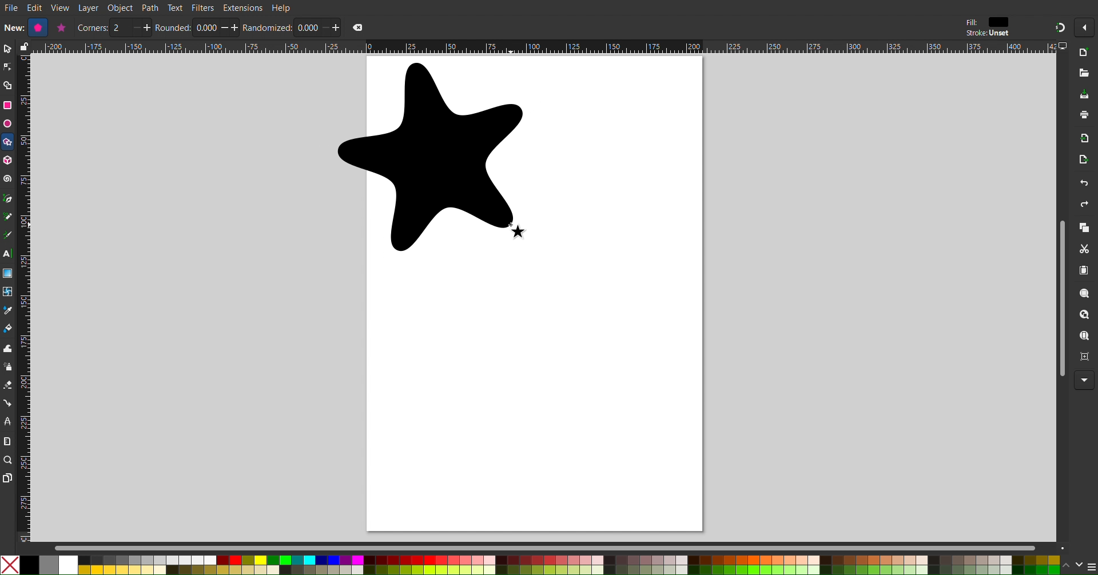  I want to click on Extensions, so click(242, 8).